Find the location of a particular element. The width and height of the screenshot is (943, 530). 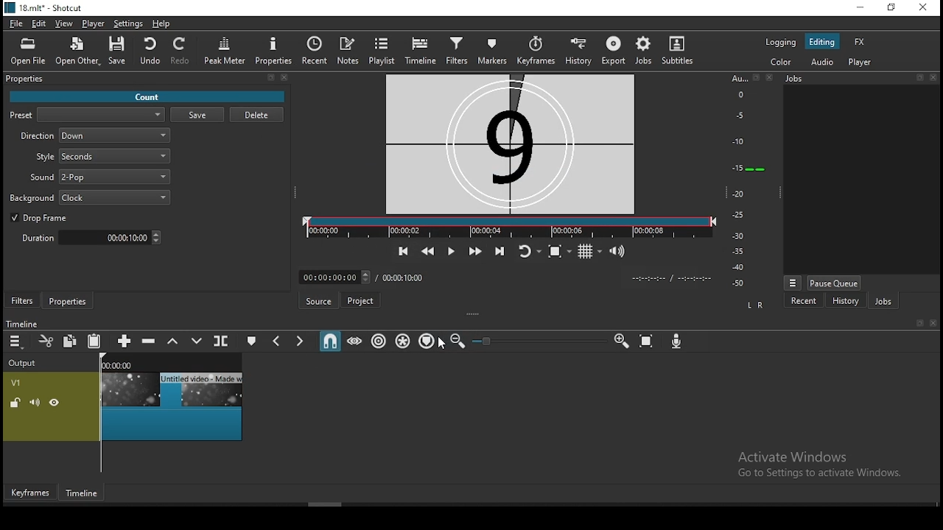

overwrite is located at coordinates (197, 342).